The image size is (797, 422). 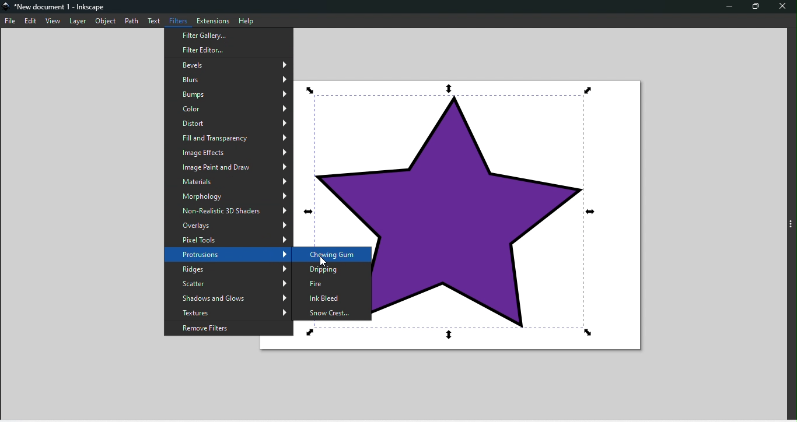 What do you see at coordinates (229, 238) in the screenshot?
I see `Pixel tools` at bounding box center [229, 238].